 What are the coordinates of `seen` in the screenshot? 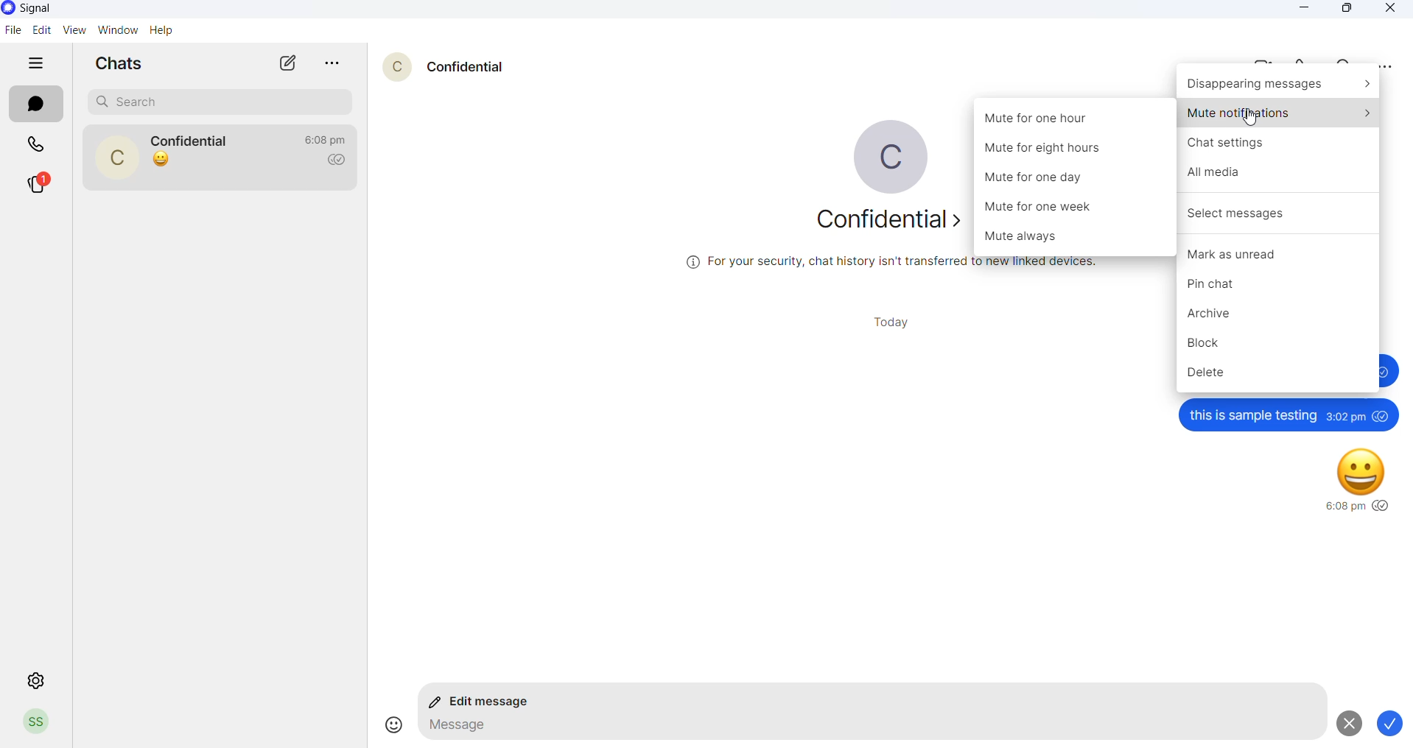 It's located at (1382, 415).